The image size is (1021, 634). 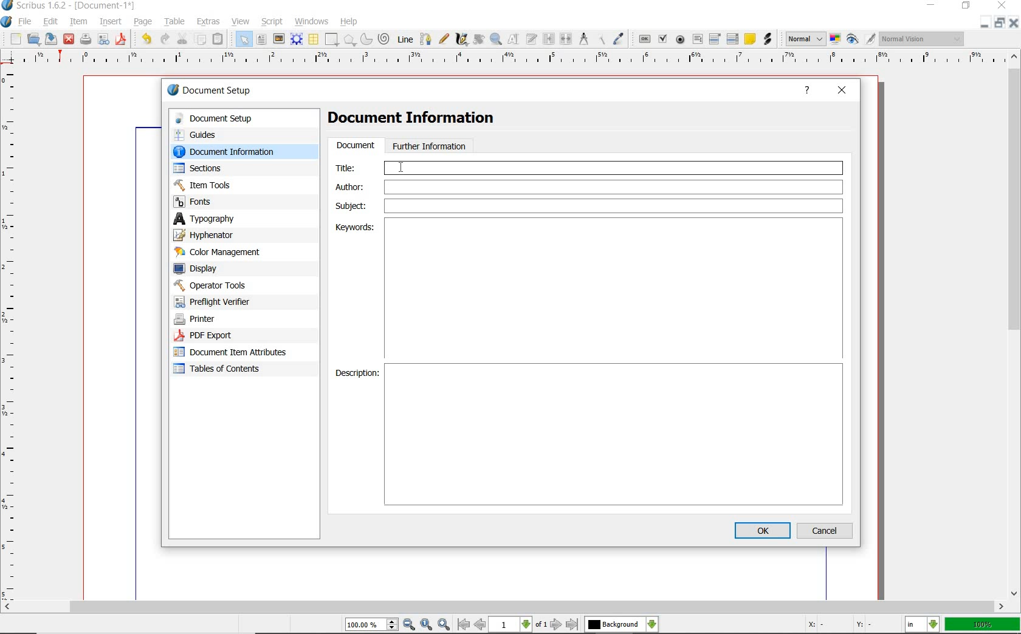 What do you see at coordinates (930, 5) in the screenshot?
I see `minimize` at bounding box center [930, 5].